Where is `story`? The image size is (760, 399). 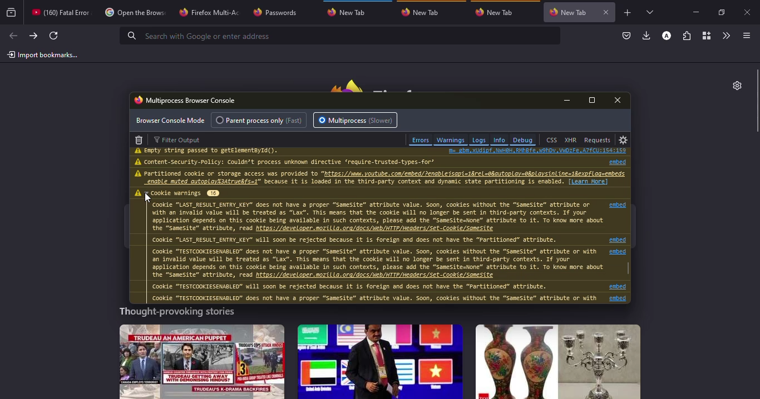
story is located at coordinates (380, 361).